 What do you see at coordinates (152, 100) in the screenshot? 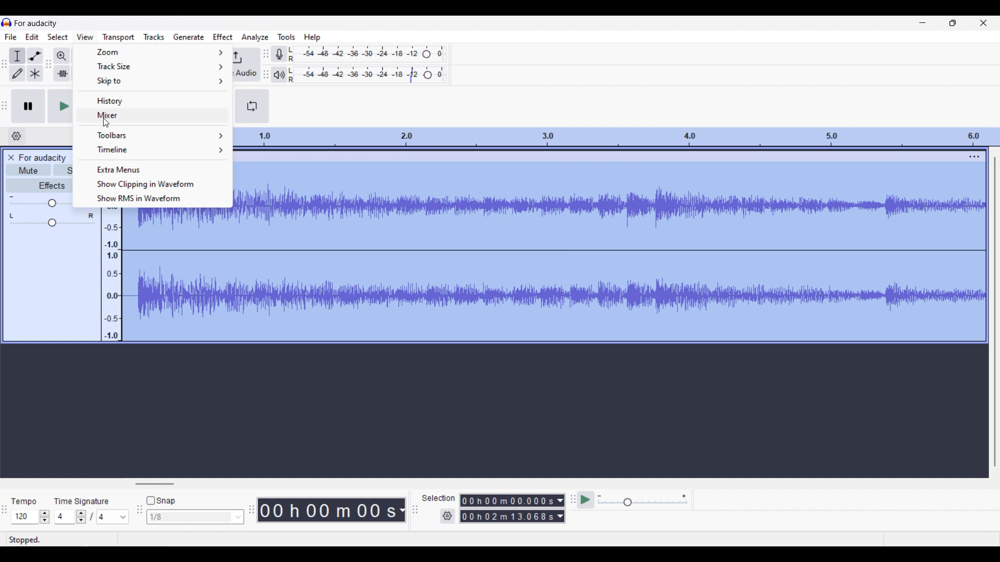
I see `History` at bounding box center [152, 100].